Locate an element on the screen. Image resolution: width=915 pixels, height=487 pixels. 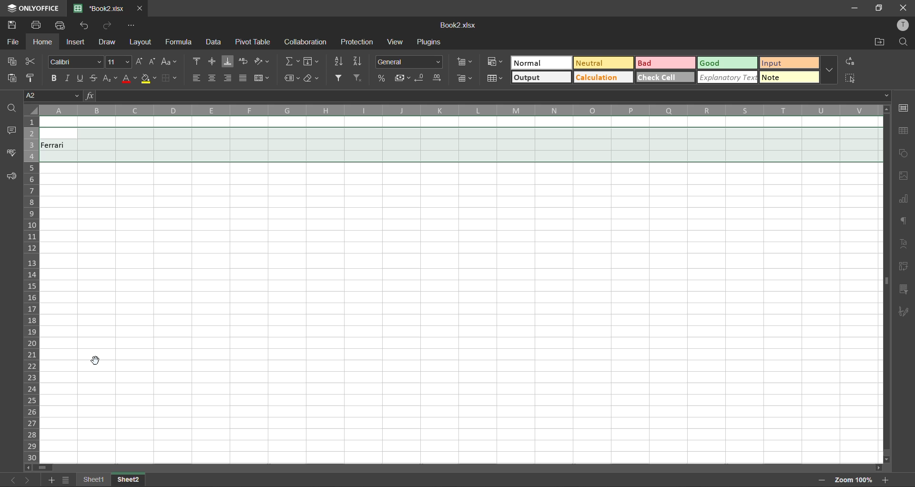
collaboration is located at coordinates (305, 41).